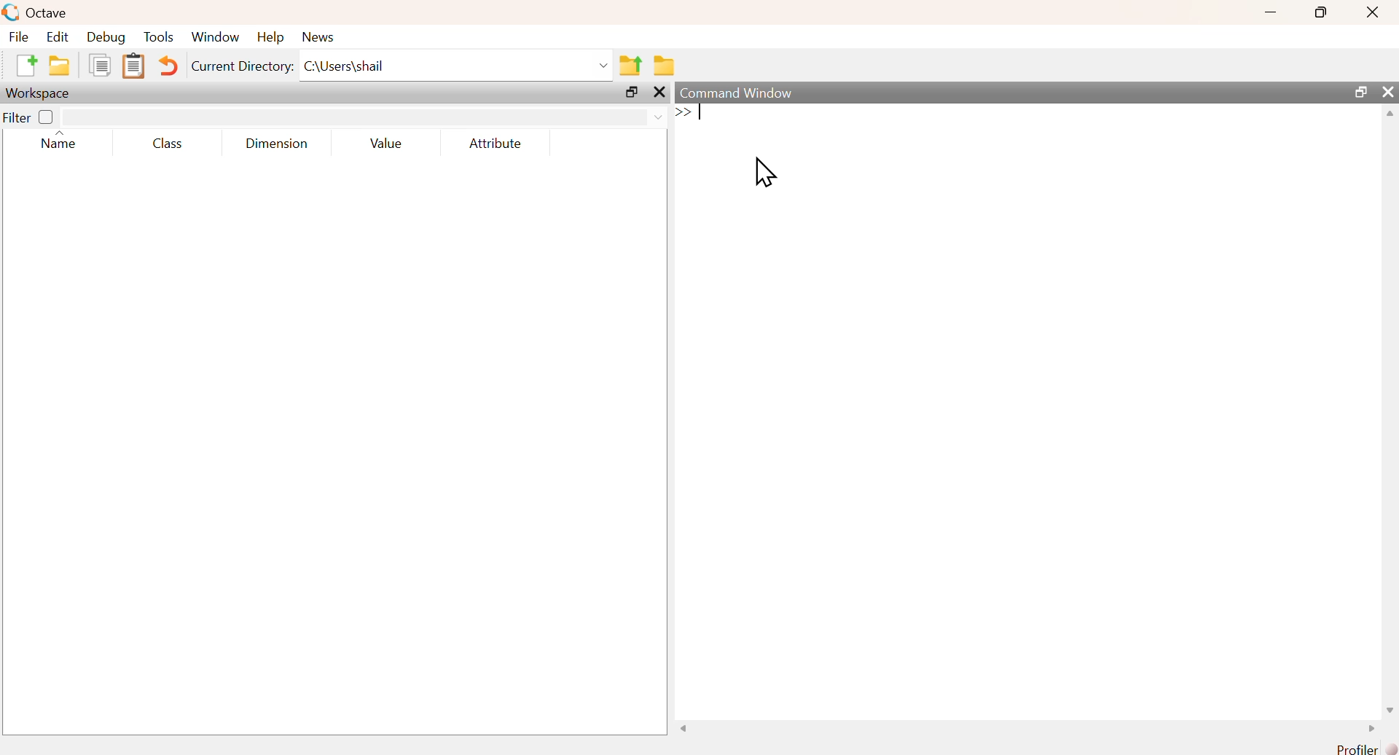 This screenshot has width=1399, height=755. Describe the element at coordinates (630, 92) in the screenshot. I see `maximize` at that location.